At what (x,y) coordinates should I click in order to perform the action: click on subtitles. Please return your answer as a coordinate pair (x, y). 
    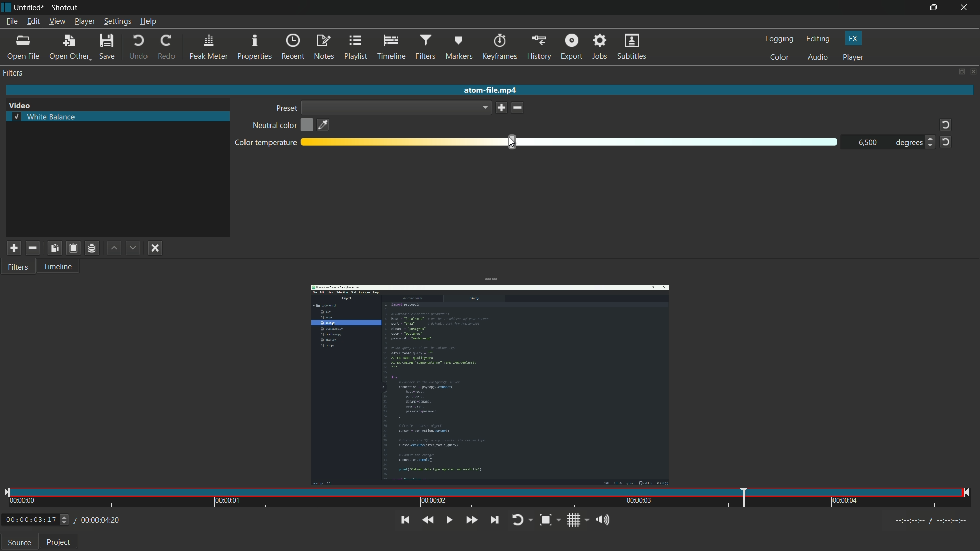
    Looking at the image, I should click on (632, 46).